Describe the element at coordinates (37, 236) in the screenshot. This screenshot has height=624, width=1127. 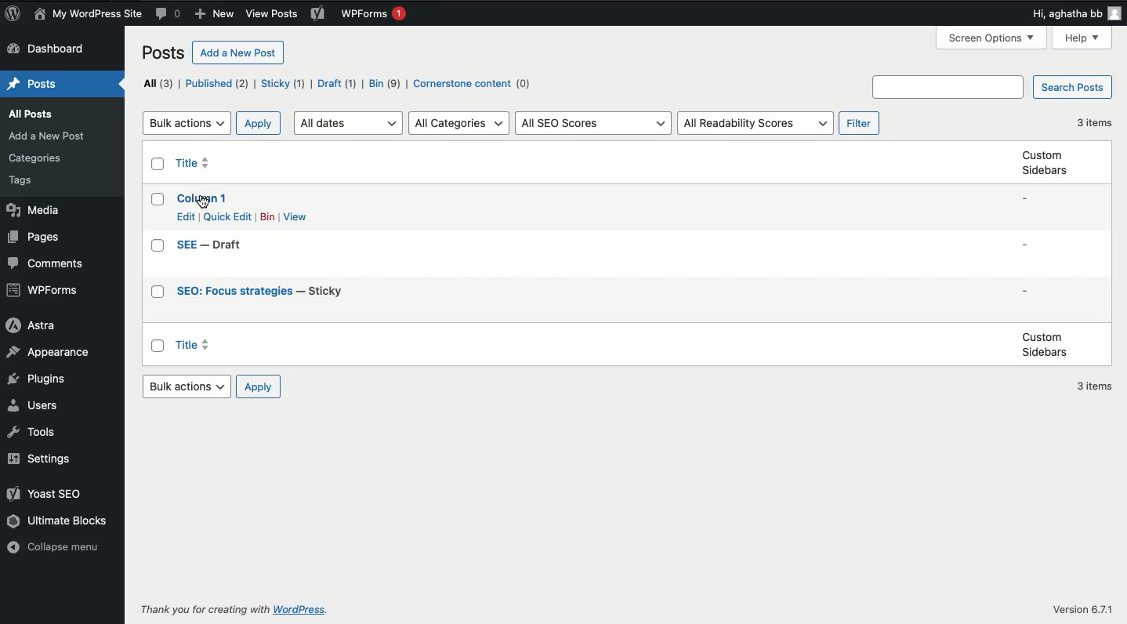
I see `Pages` at that location.